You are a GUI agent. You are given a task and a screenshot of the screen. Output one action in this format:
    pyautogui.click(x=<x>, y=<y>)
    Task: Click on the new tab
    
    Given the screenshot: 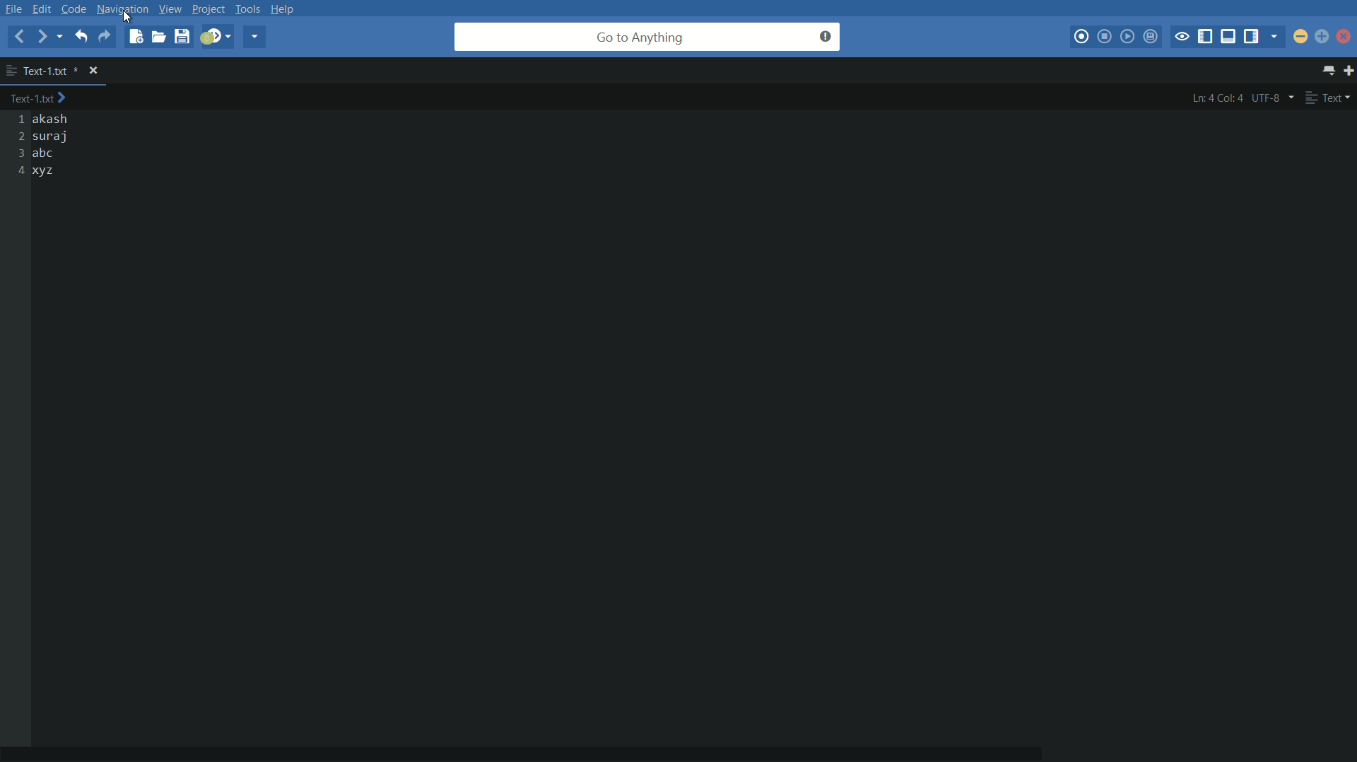 What is the action you would take?
    pyautogui.click(x=1349, y=72)
    